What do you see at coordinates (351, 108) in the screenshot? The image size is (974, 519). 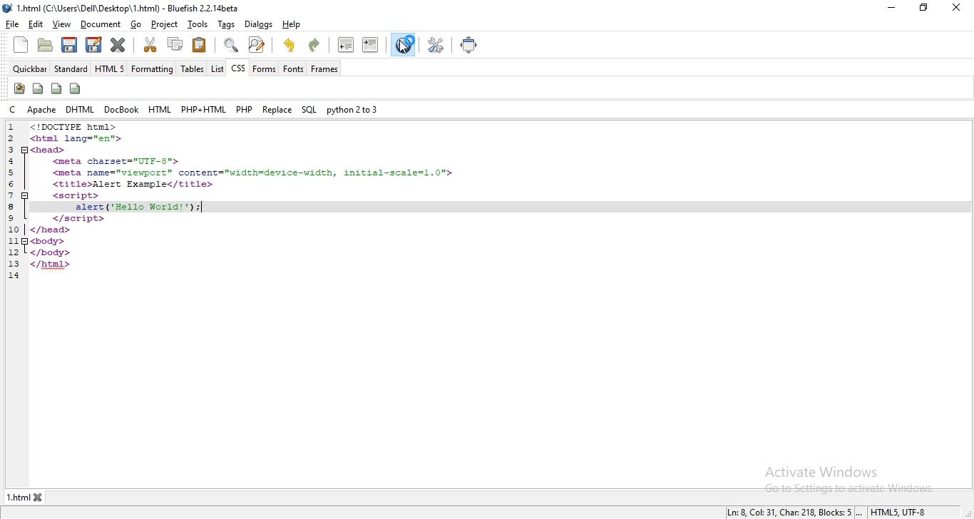 I see `python 2 to 3` at bounding box center [351, 108].